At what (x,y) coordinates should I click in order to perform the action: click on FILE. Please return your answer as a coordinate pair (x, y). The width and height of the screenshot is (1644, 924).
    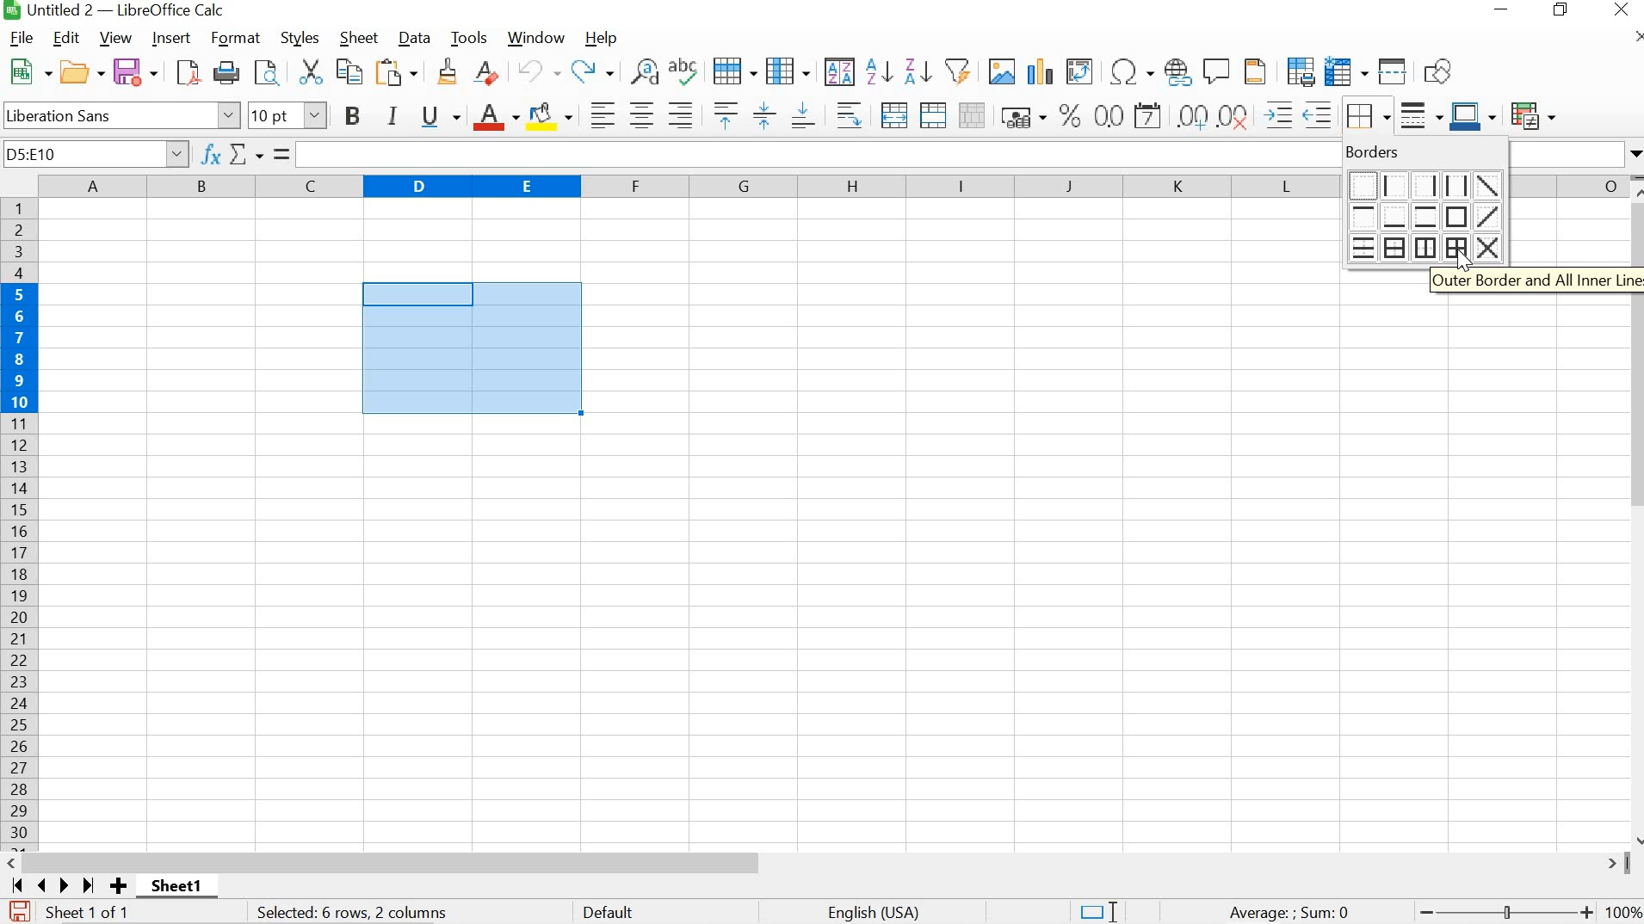
    Looking at the image, I should click on (22, 37).